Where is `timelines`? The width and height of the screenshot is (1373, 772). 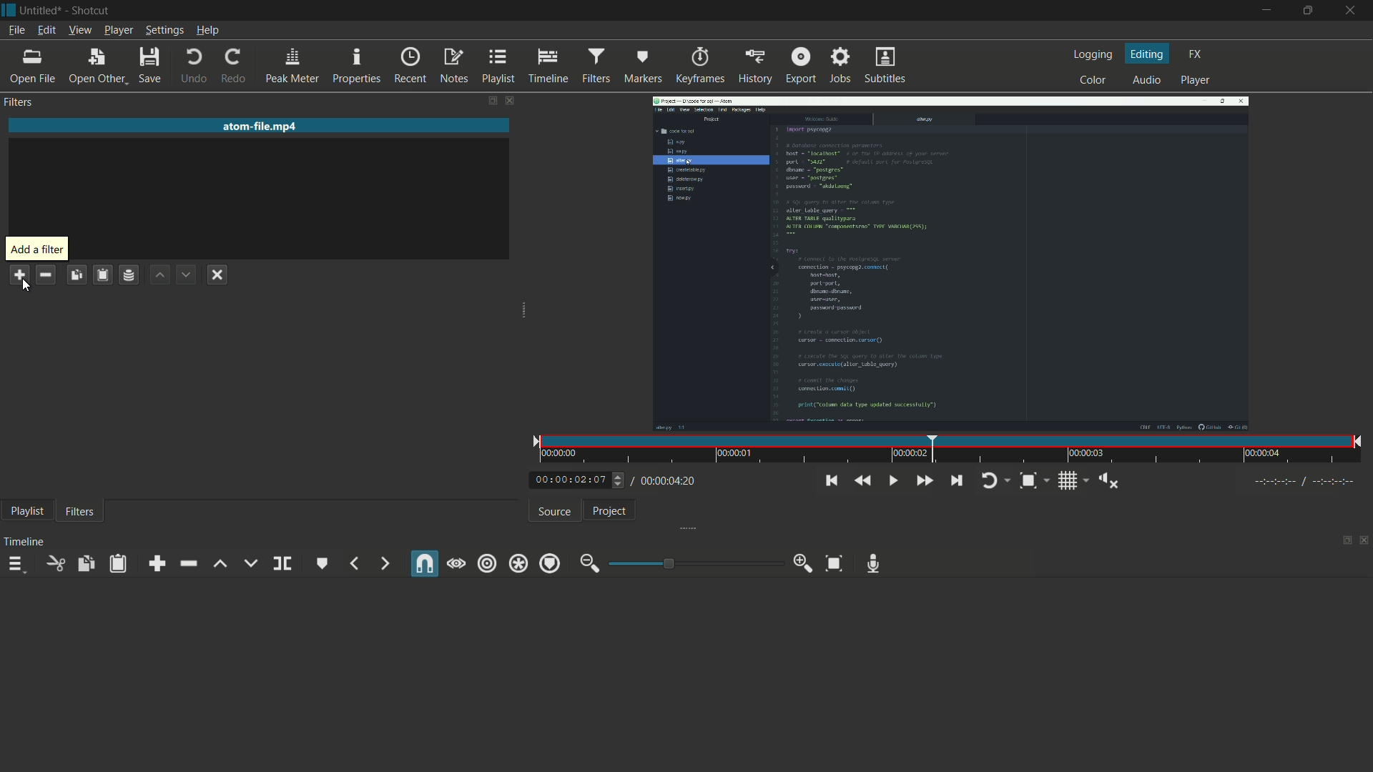 timelines is located at coordinates (548, 67).